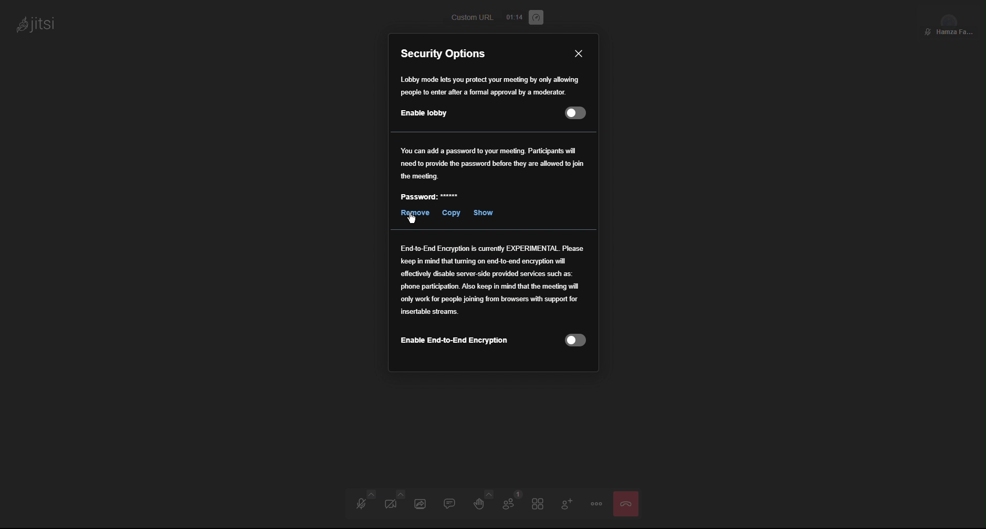 Image resolution: width=986 pixels, height=529 pixels. I want to click on Timer, so click(513, 17).